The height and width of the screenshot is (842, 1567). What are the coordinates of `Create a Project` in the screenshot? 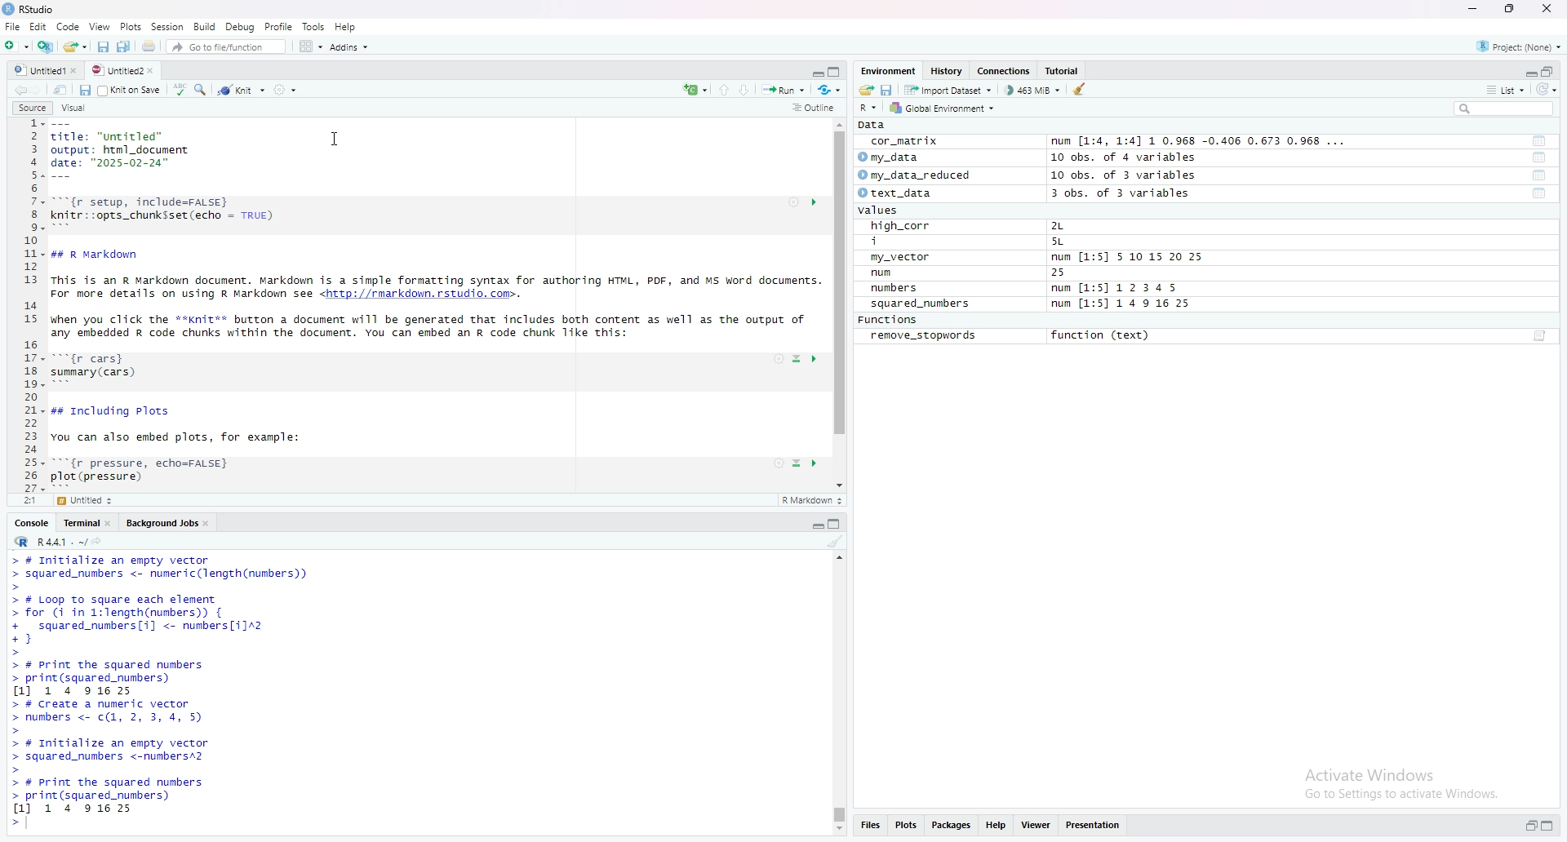 It's located at (44, 47).